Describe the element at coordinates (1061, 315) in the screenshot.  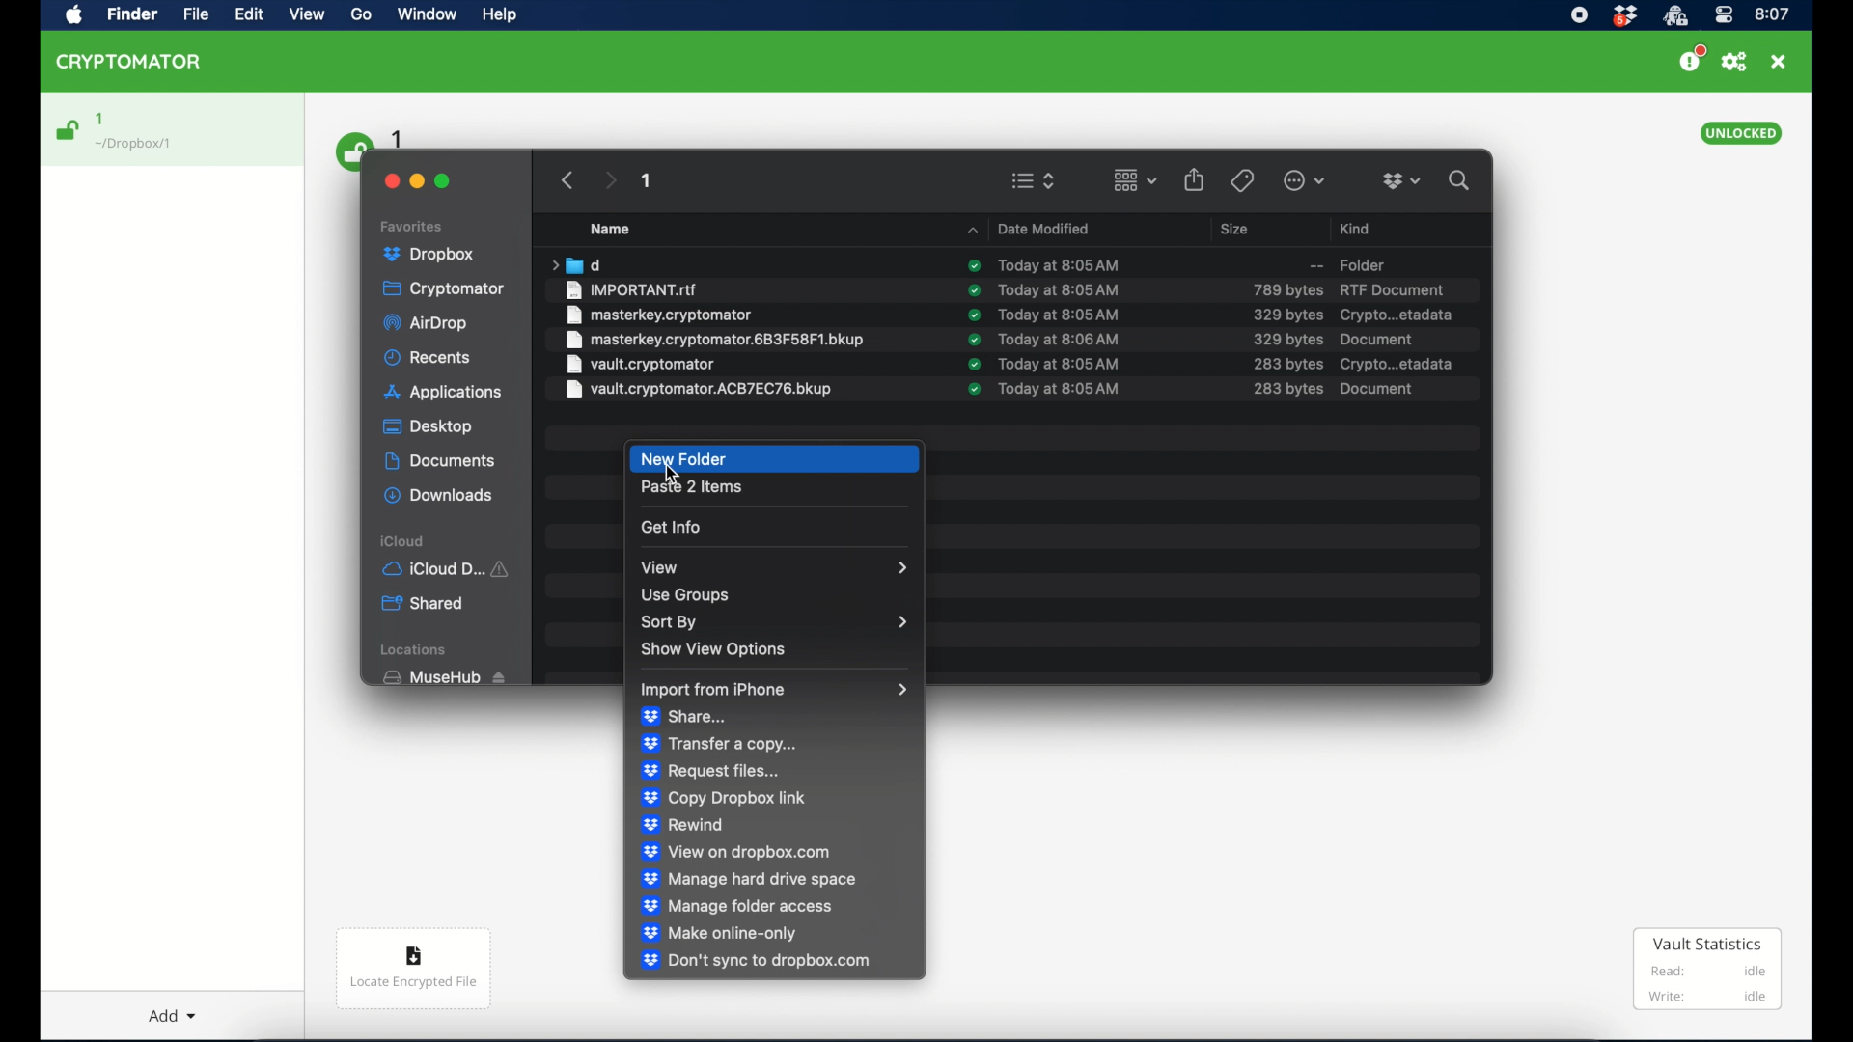
I see `date` at that location.